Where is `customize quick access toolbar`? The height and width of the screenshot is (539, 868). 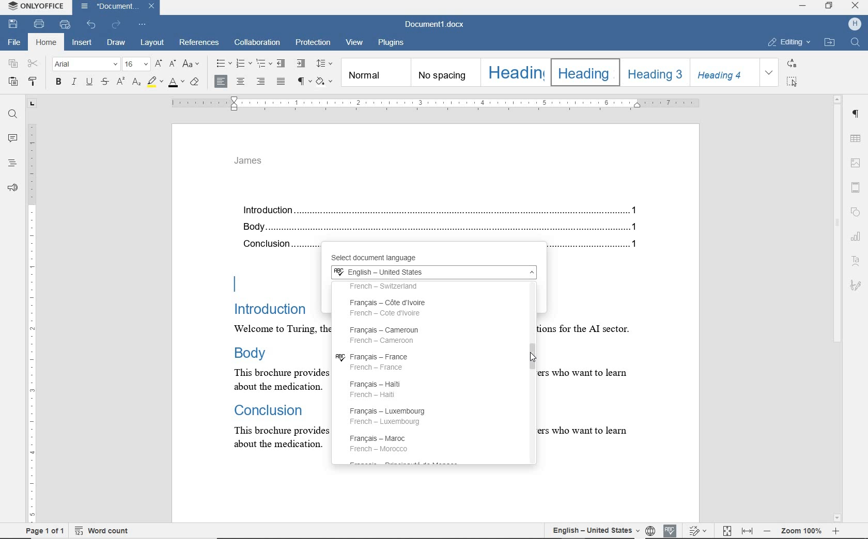 customize quick access toolbar is located at coordinates (142, 24).